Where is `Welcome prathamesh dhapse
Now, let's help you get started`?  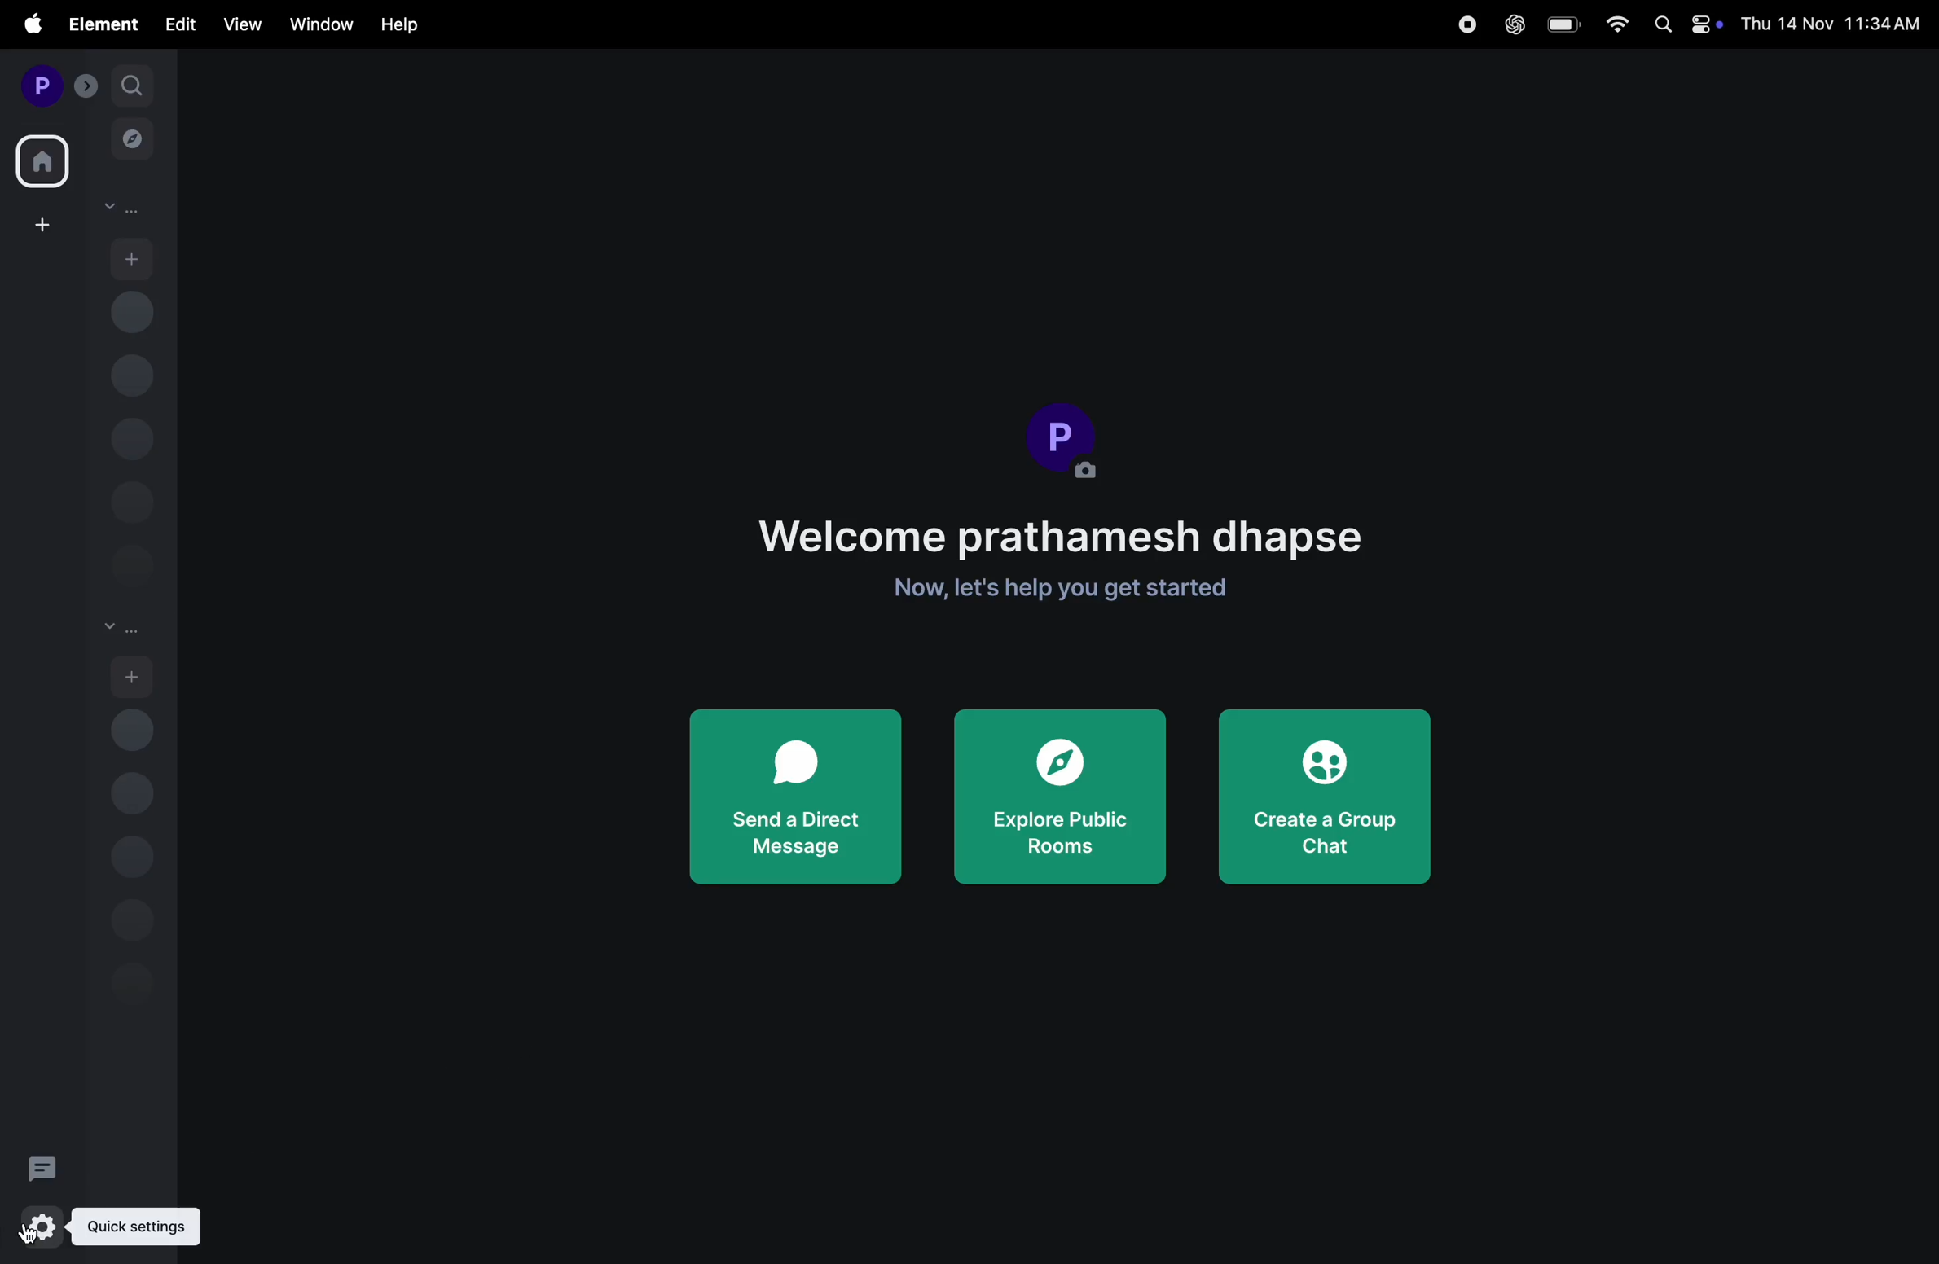
Welcome prathamesh dhapse
Now, let's help you get started is located at coordinates (1064, 556).